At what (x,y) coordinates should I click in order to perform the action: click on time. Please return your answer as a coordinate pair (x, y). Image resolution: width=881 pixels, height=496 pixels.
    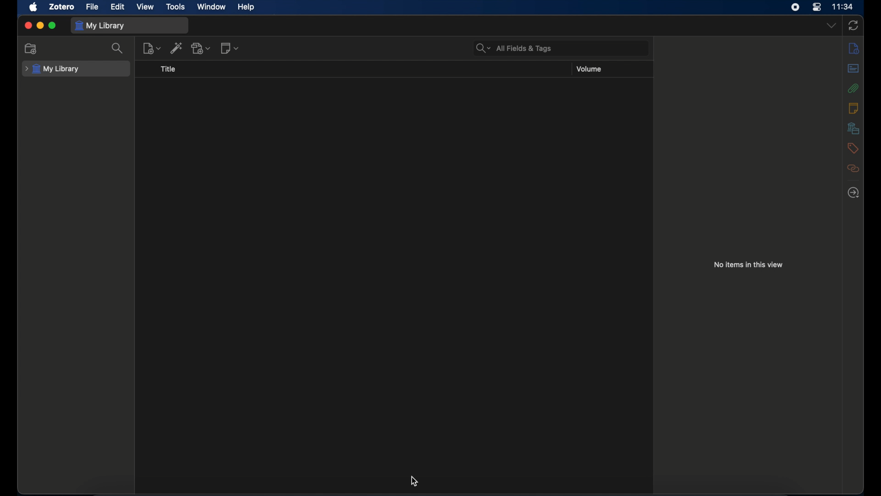
    Looking at the image, I should click on (843, 6).